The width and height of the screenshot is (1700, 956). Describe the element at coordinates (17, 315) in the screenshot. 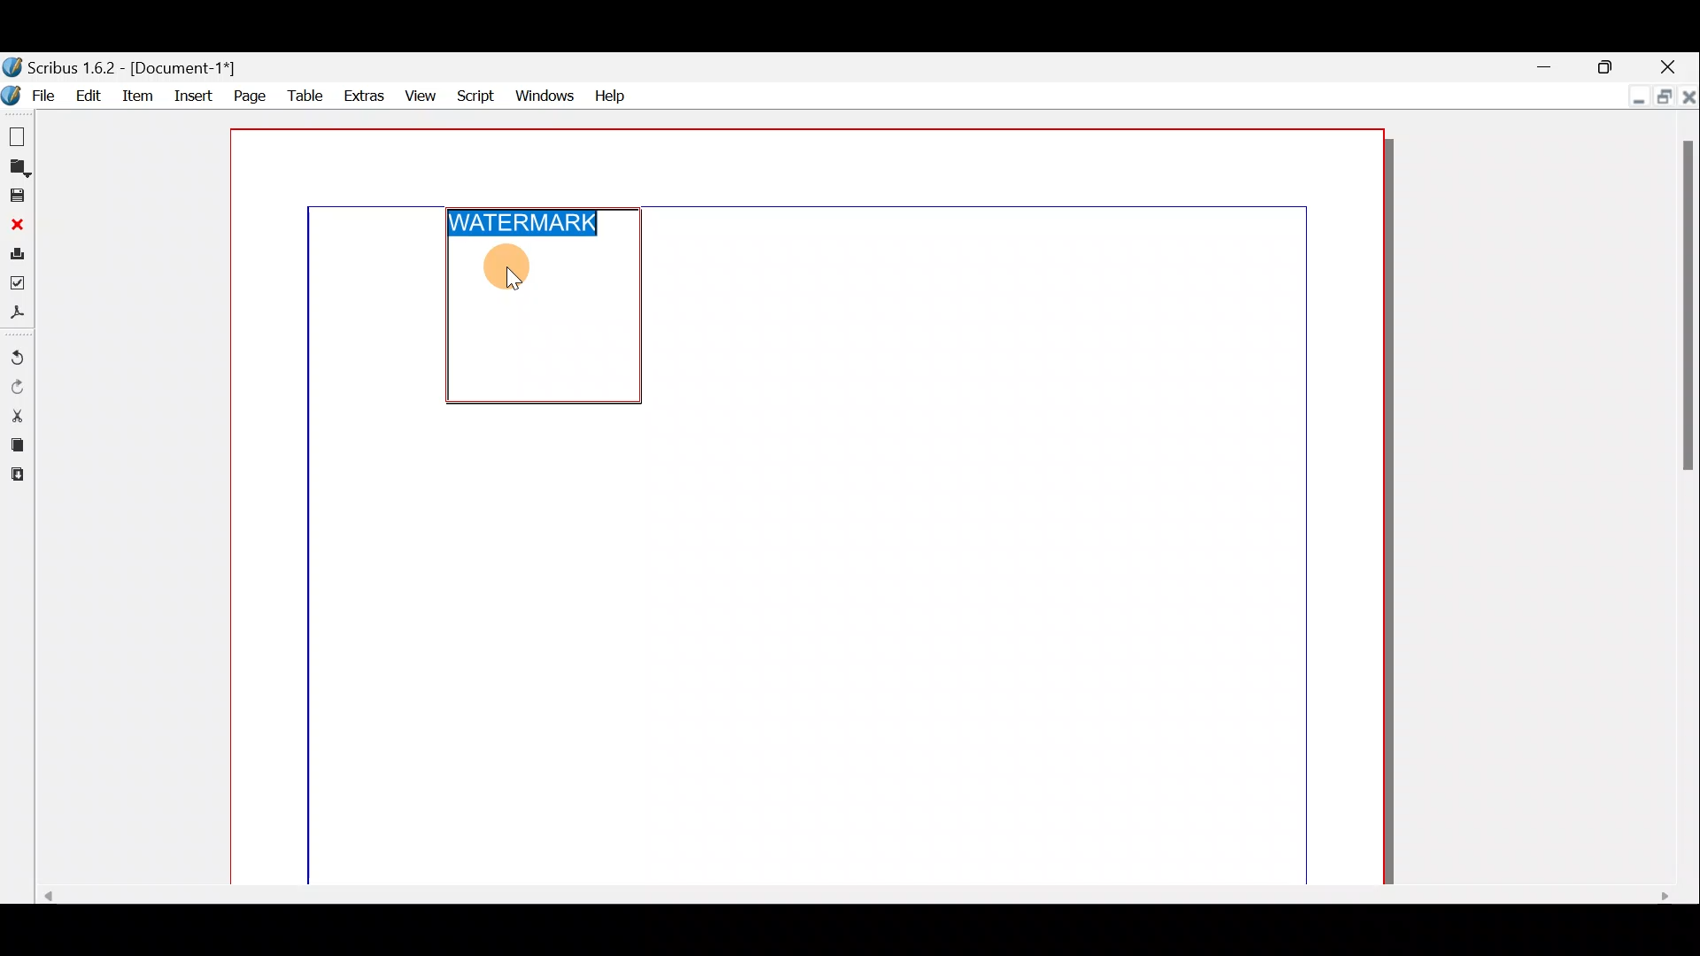

I see `Save as PDF` at that location.